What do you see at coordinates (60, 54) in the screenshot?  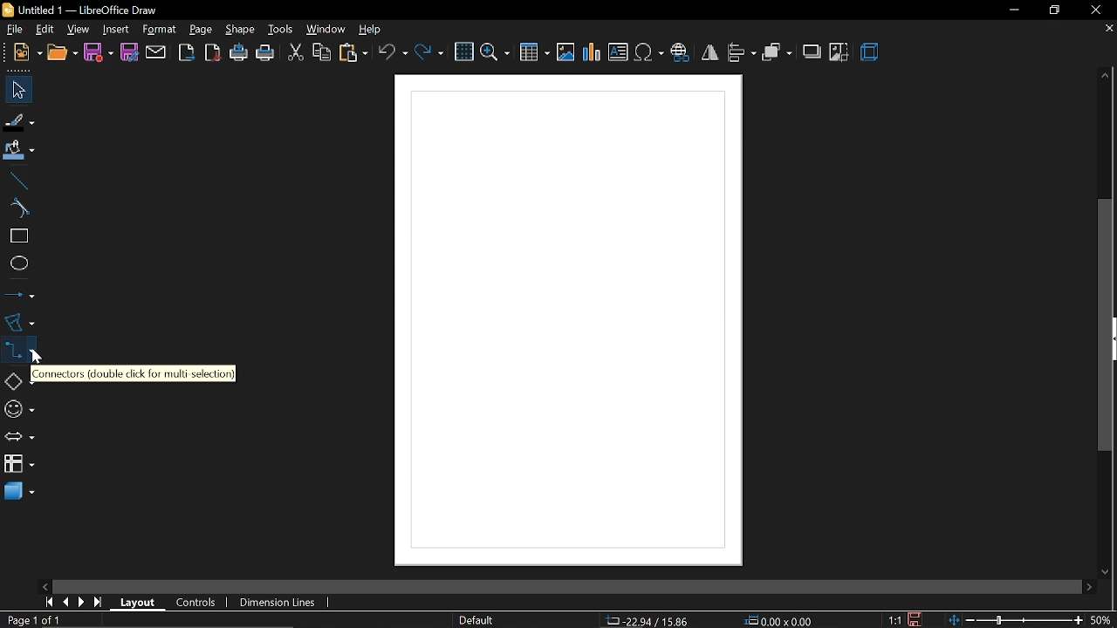 I see `open` at bounding box center [60, 54].